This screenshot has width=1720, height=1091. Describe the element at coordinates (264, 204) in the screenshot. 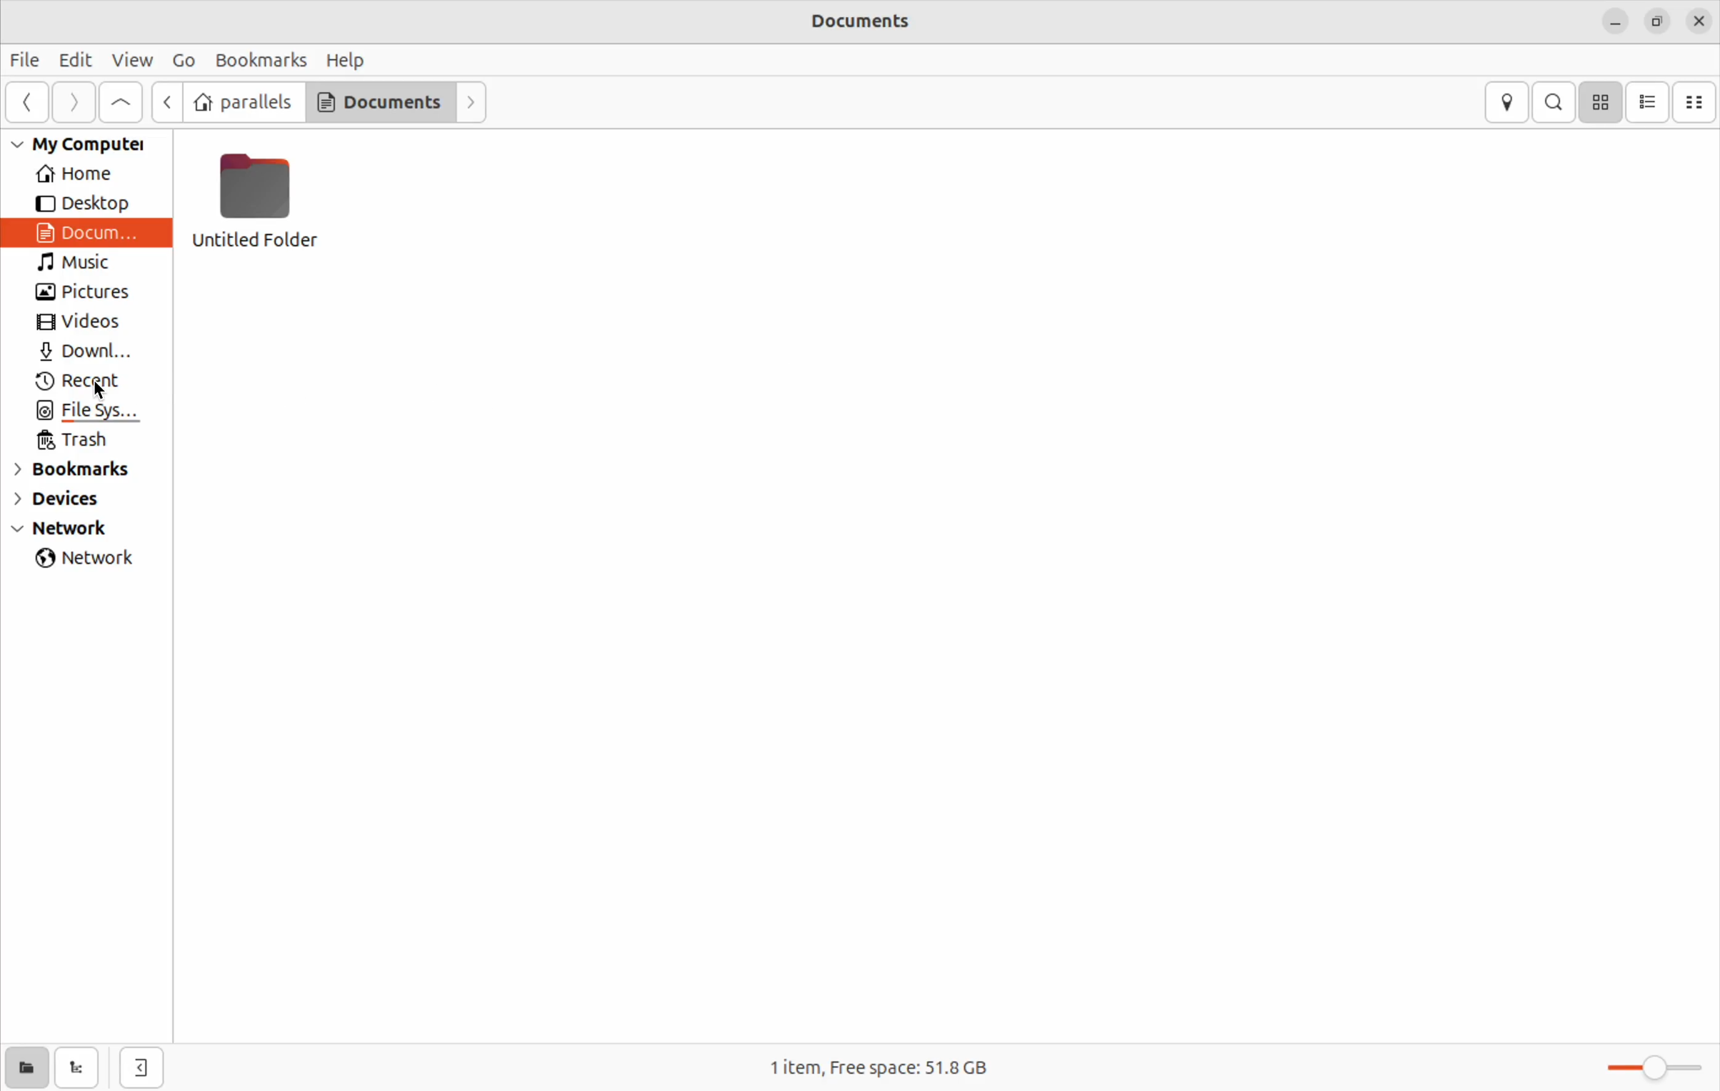

I see `untitled folder` at that location.